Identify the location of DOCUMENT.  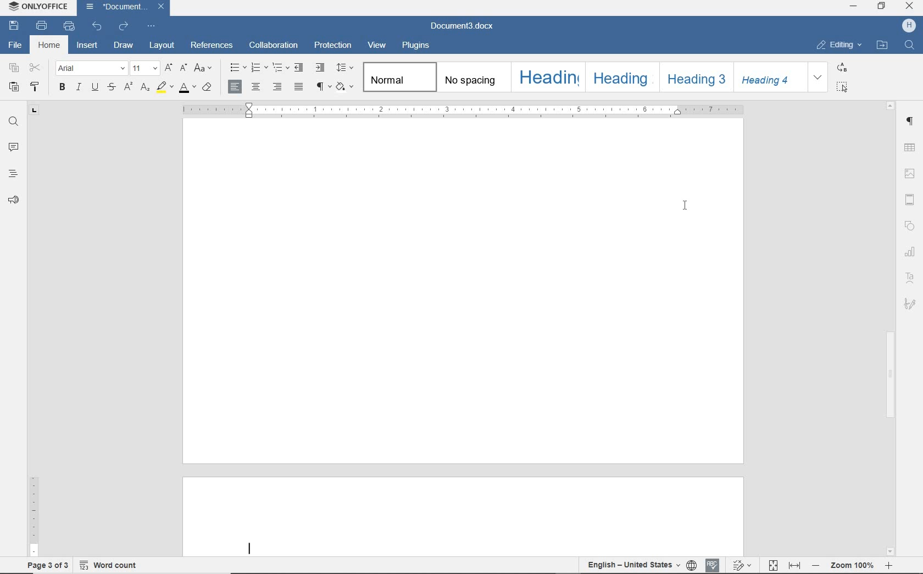
(126, 8).